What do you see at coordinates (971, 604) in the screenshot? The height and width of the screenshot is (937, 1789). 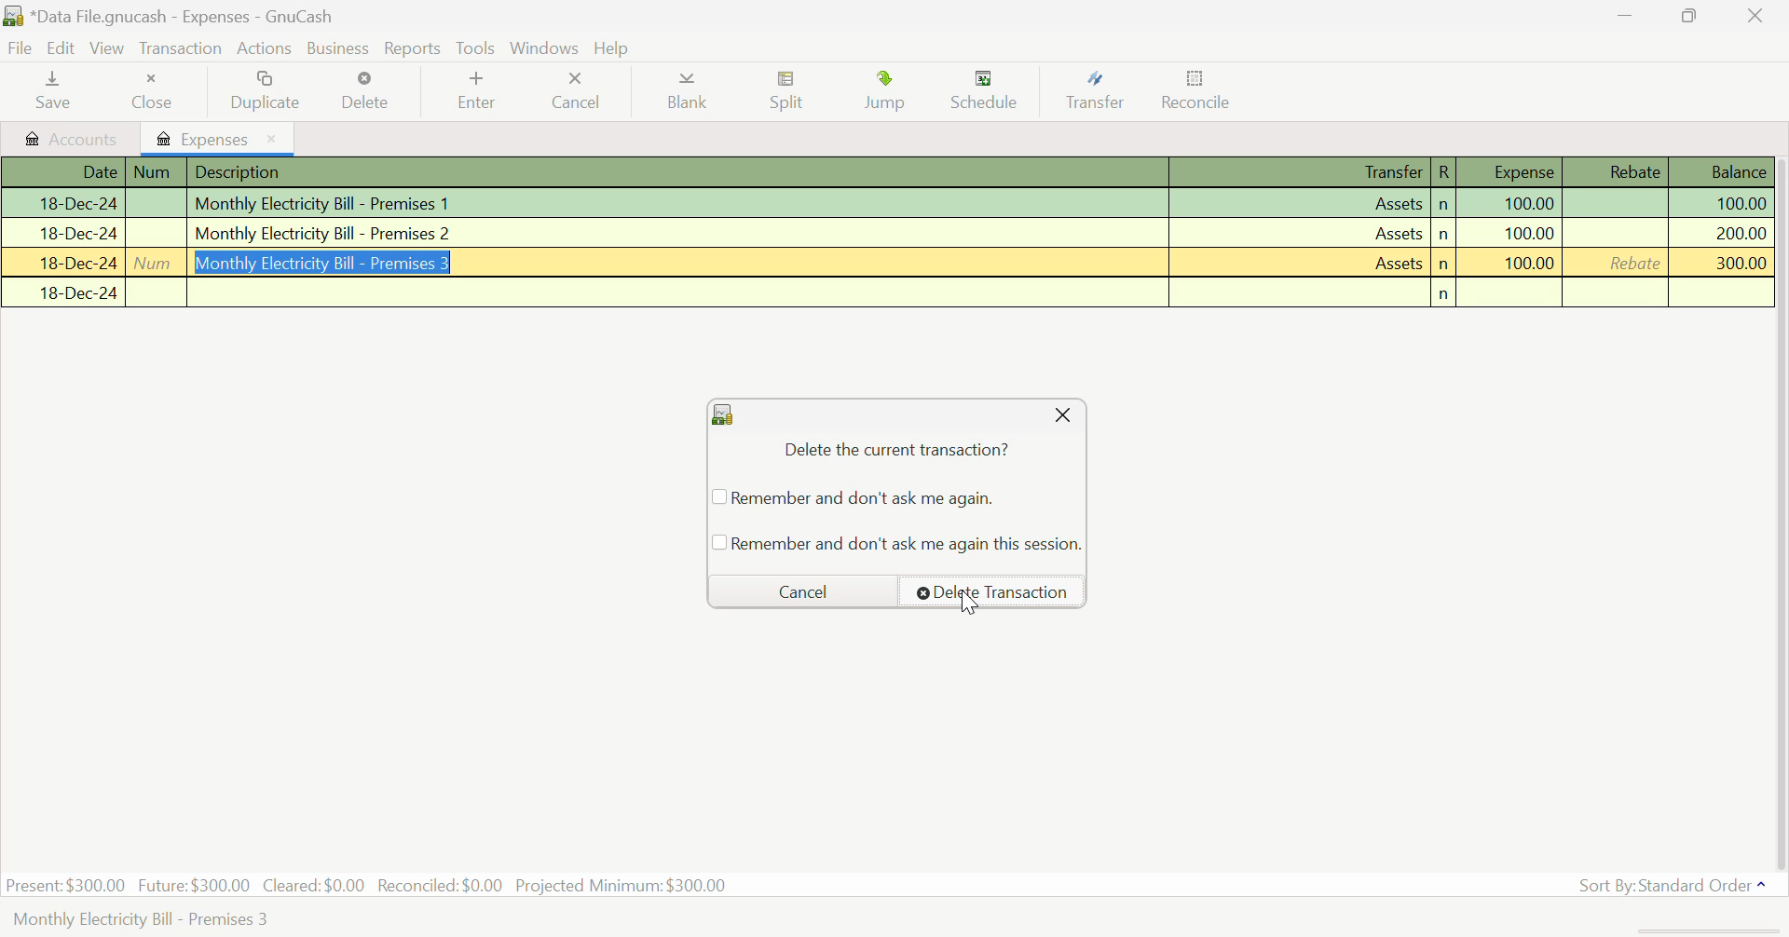 I see `Cursor Position` at bounding box center [971, 604].